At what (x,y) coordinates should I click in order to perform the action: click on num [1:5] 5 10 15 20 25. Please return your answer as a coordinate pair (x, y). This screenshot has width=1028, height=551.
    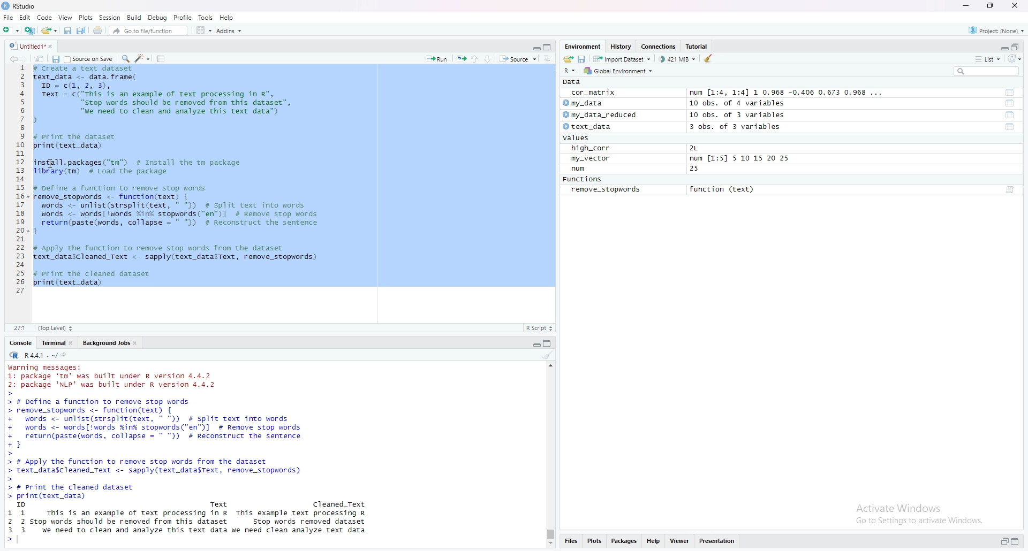
    Looking at the image, I should click on (740, 158).